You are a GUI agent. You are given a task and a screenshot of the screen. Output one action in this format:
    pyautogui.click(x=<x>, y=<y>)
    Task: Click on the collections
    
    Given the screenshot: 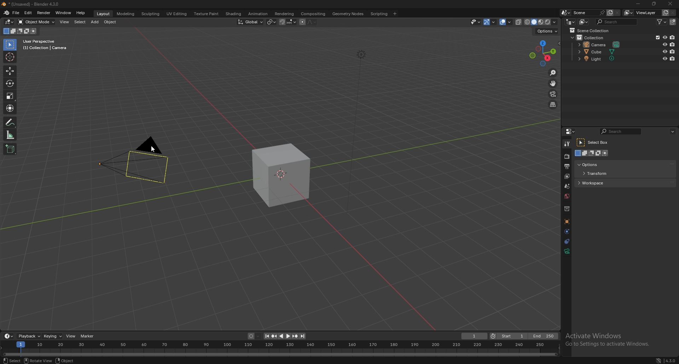 What is the action you would take?
    pyautogui.click(x=567, y=209)
    